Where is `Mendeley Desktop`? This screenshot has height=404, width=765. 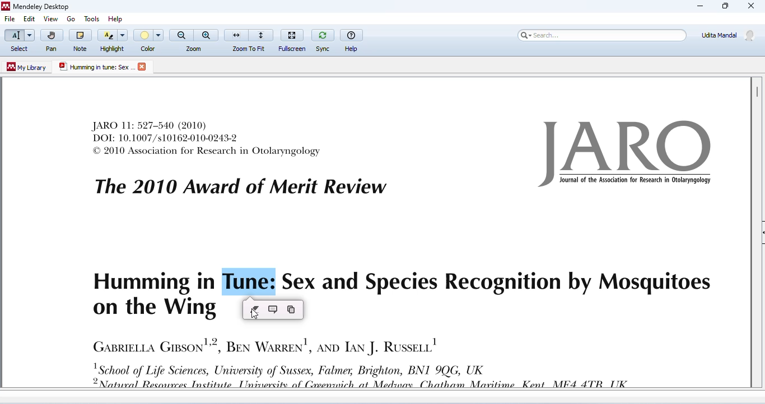 Mendeley Desktop is located at coordinates (35, 7).